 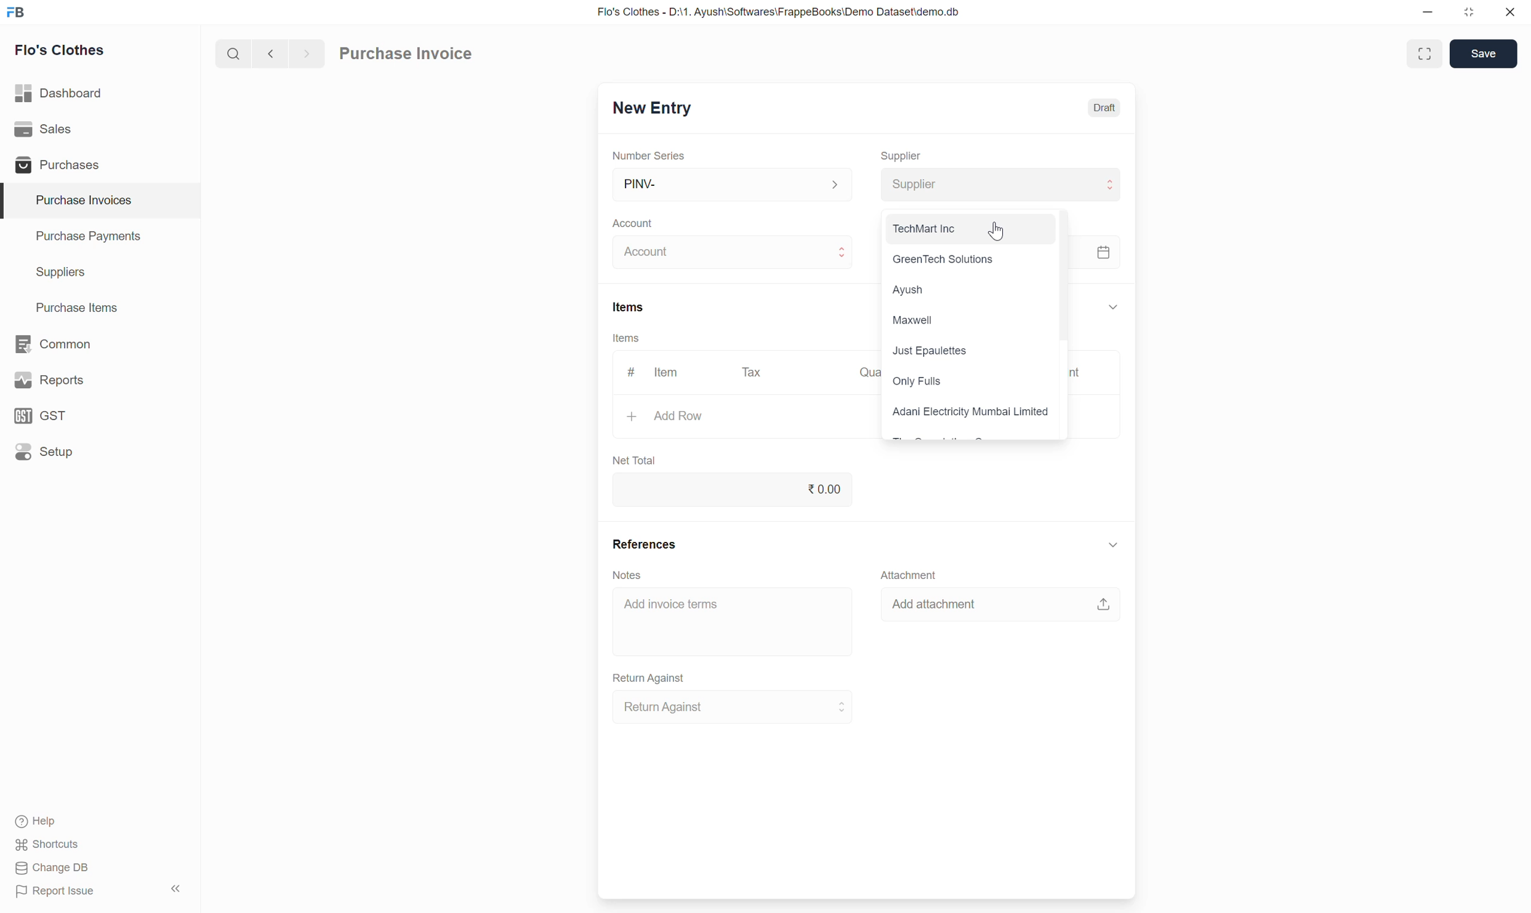 I want to click on Supplier, so click(x=901, y=156).